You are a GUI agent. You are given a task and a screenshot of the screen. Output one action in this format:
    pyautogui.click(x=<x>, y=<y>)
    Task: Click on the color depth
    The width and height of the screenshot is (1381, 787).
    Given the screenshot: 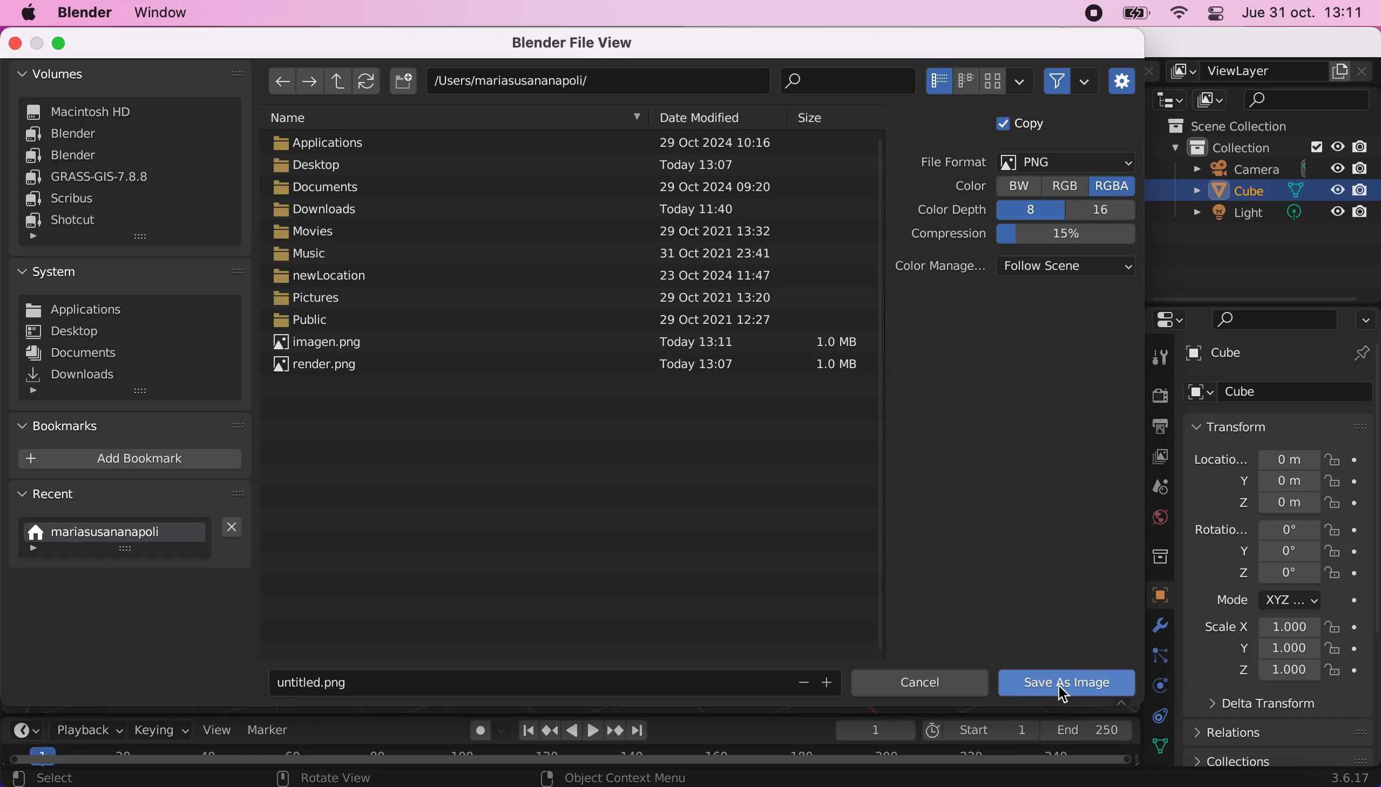 What is the action you would take?
    pyautogui.click(x=1013, y=209)
    